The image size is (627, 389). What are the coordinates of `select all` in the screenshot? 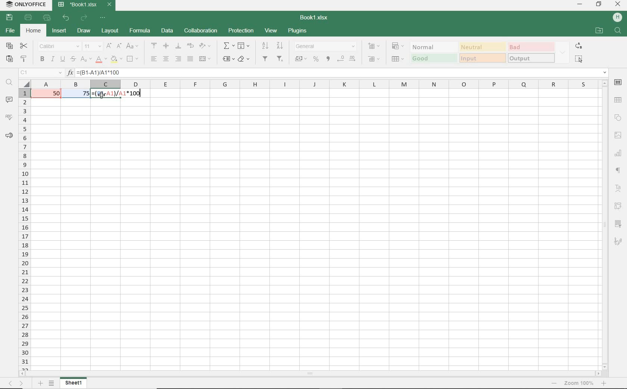 It's located at (580, 59).